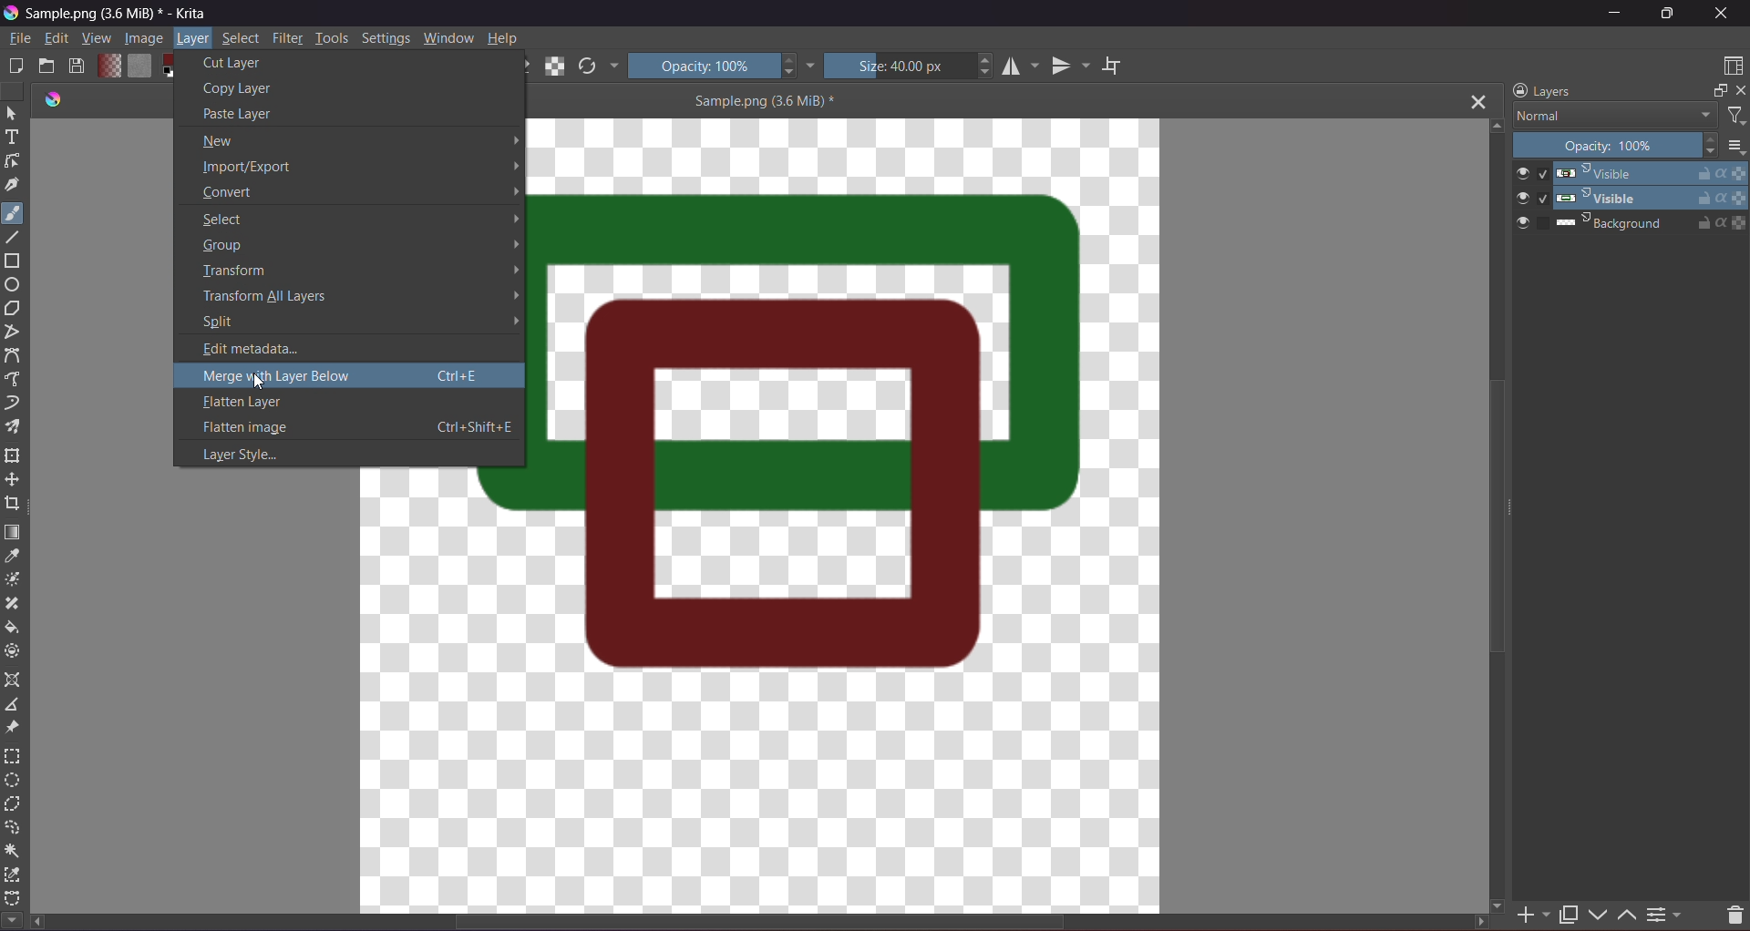 The height and width of the screenshot is (931, 1750). Describe the element at coordinates (1628, 173) in the screenshot. I see `Visible` at that location.